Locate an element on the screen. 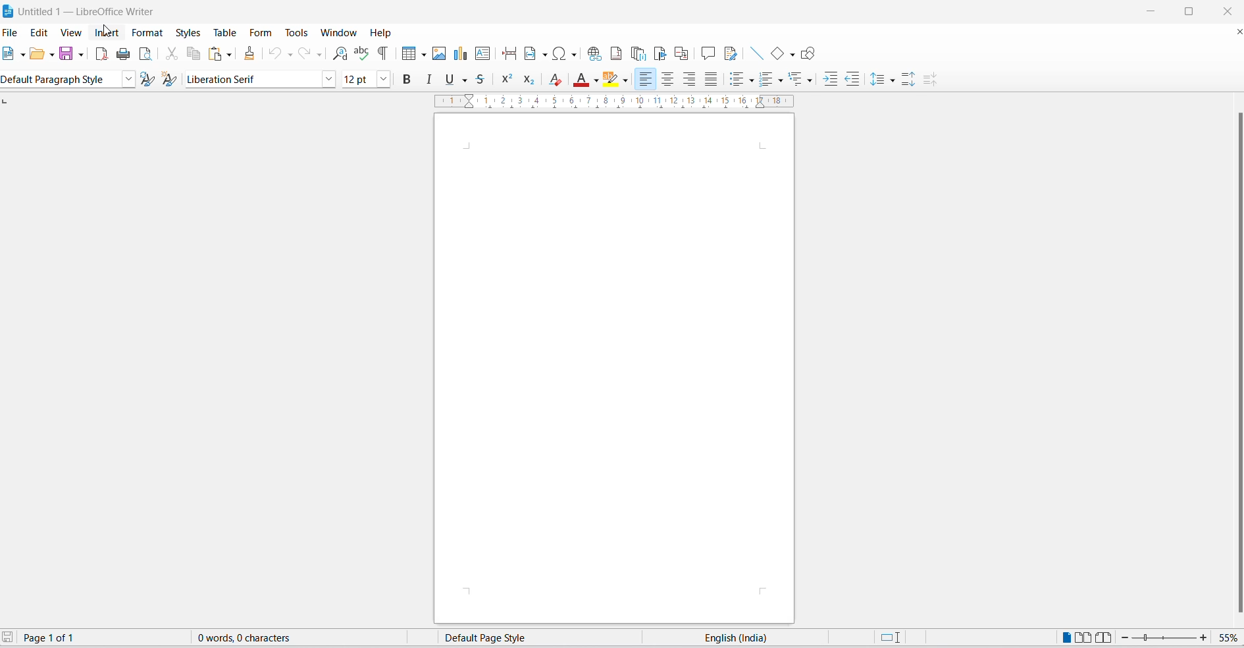 Image resolution: width=1244 pixels, height=648 pixels. open options is located at coordinates (52, 55).